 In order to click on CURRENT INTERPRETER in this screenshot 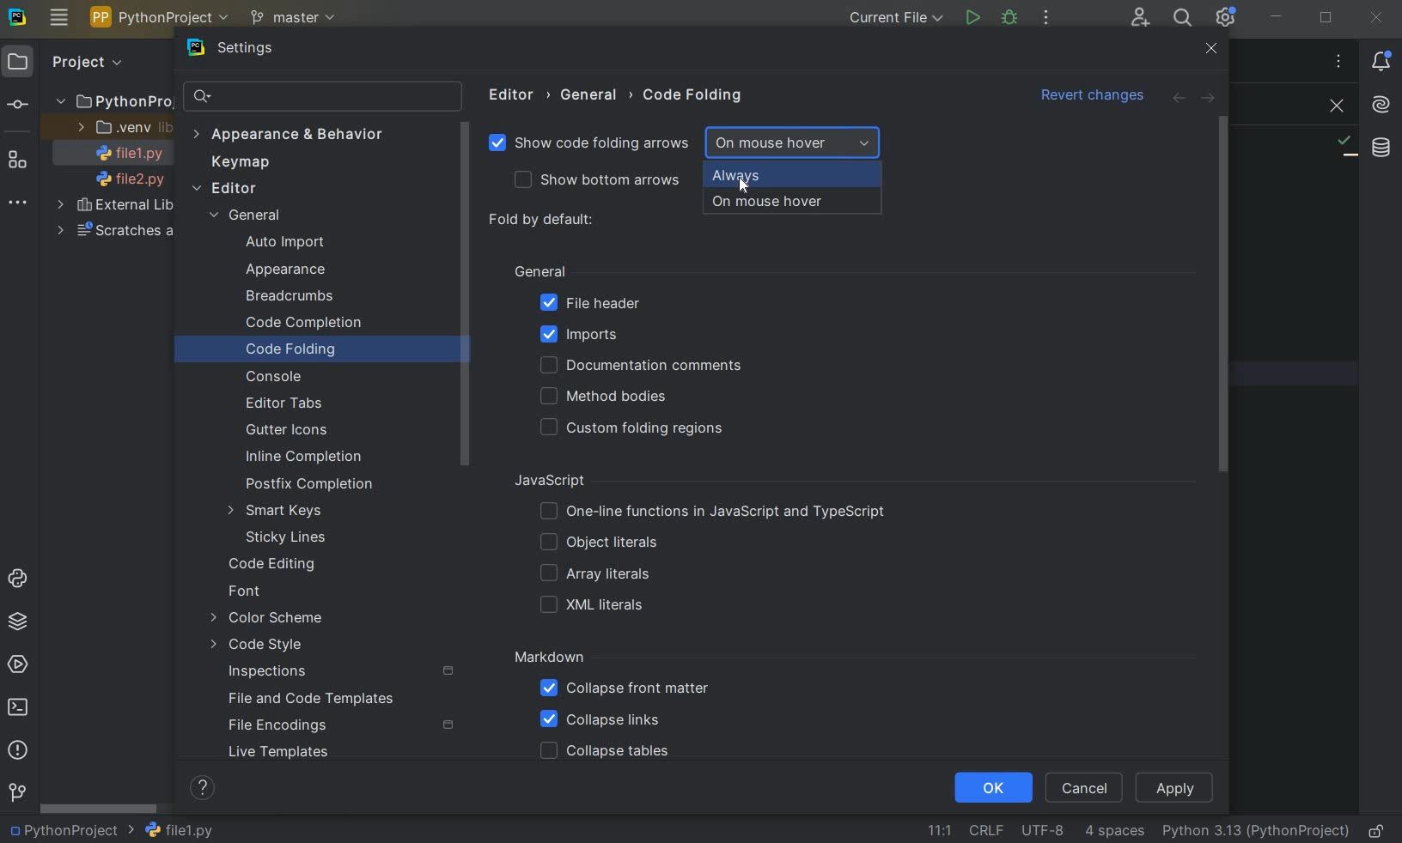, I will do `click(1255, 832)`.